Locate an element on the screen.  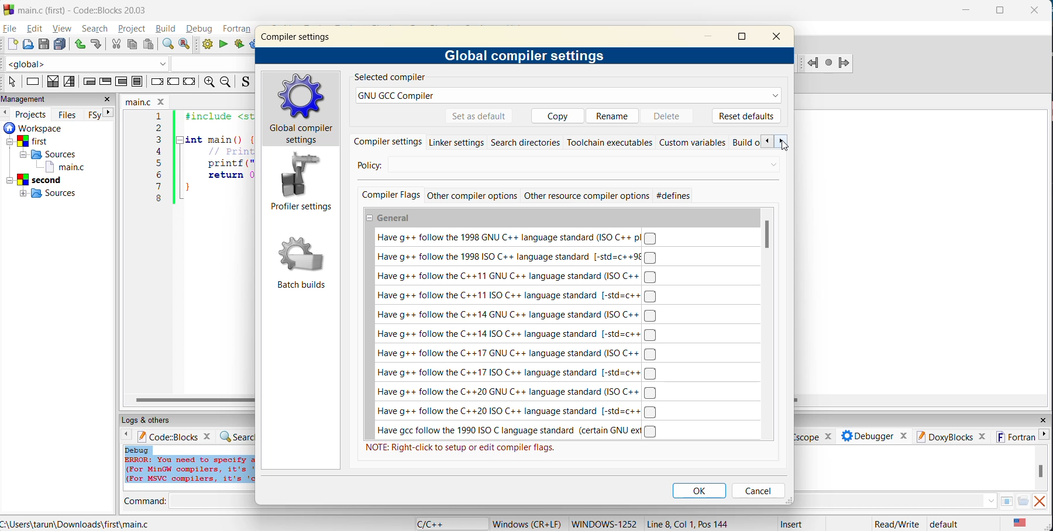
selected compiler is located at coordinates (394, 78).